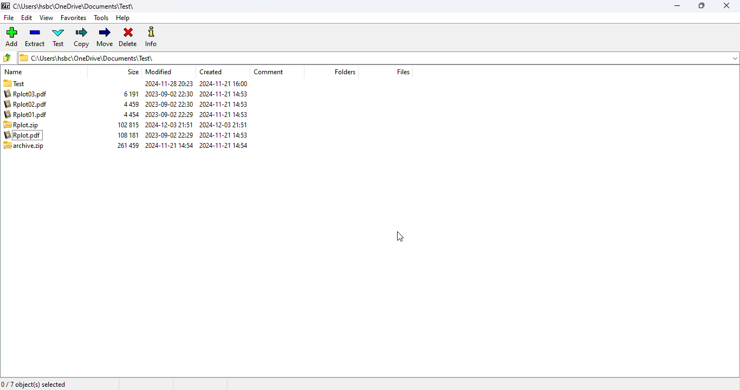 This screenshot has height=390, width=740. What do you see at coordinates (22, 82) in the screenshot?
I see `folder` at bounding box center [22, 82].